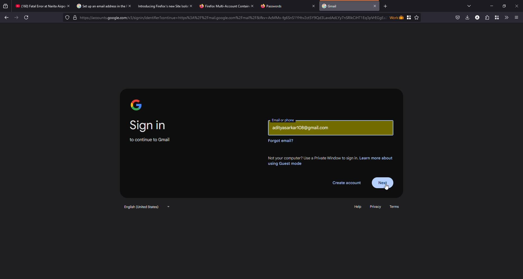 Image resolution: width=523 pixels, height=279 pixels. Describe the element at coordinates (303, 128) in the screenshot. I see `adityasarkario8@gmail.com` at that location.